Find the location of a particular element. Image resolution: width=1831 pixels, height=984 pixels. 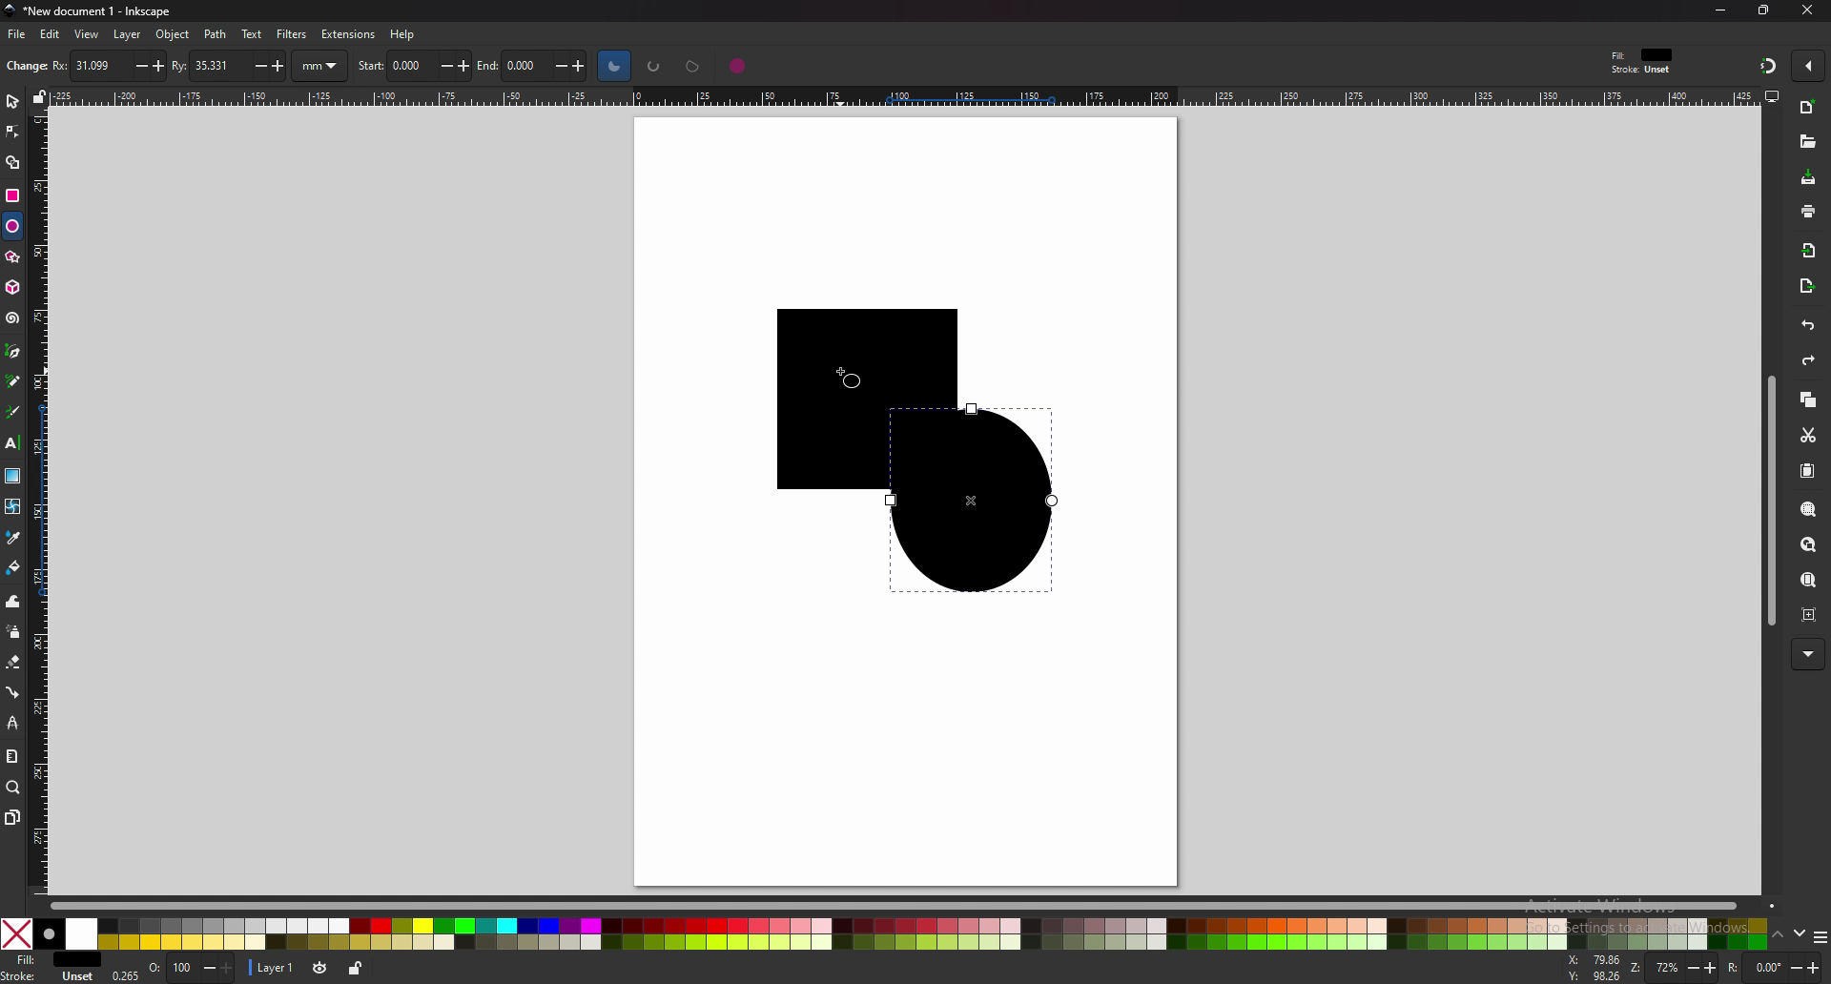

zoom selection is located at coordinates (1806, 510).